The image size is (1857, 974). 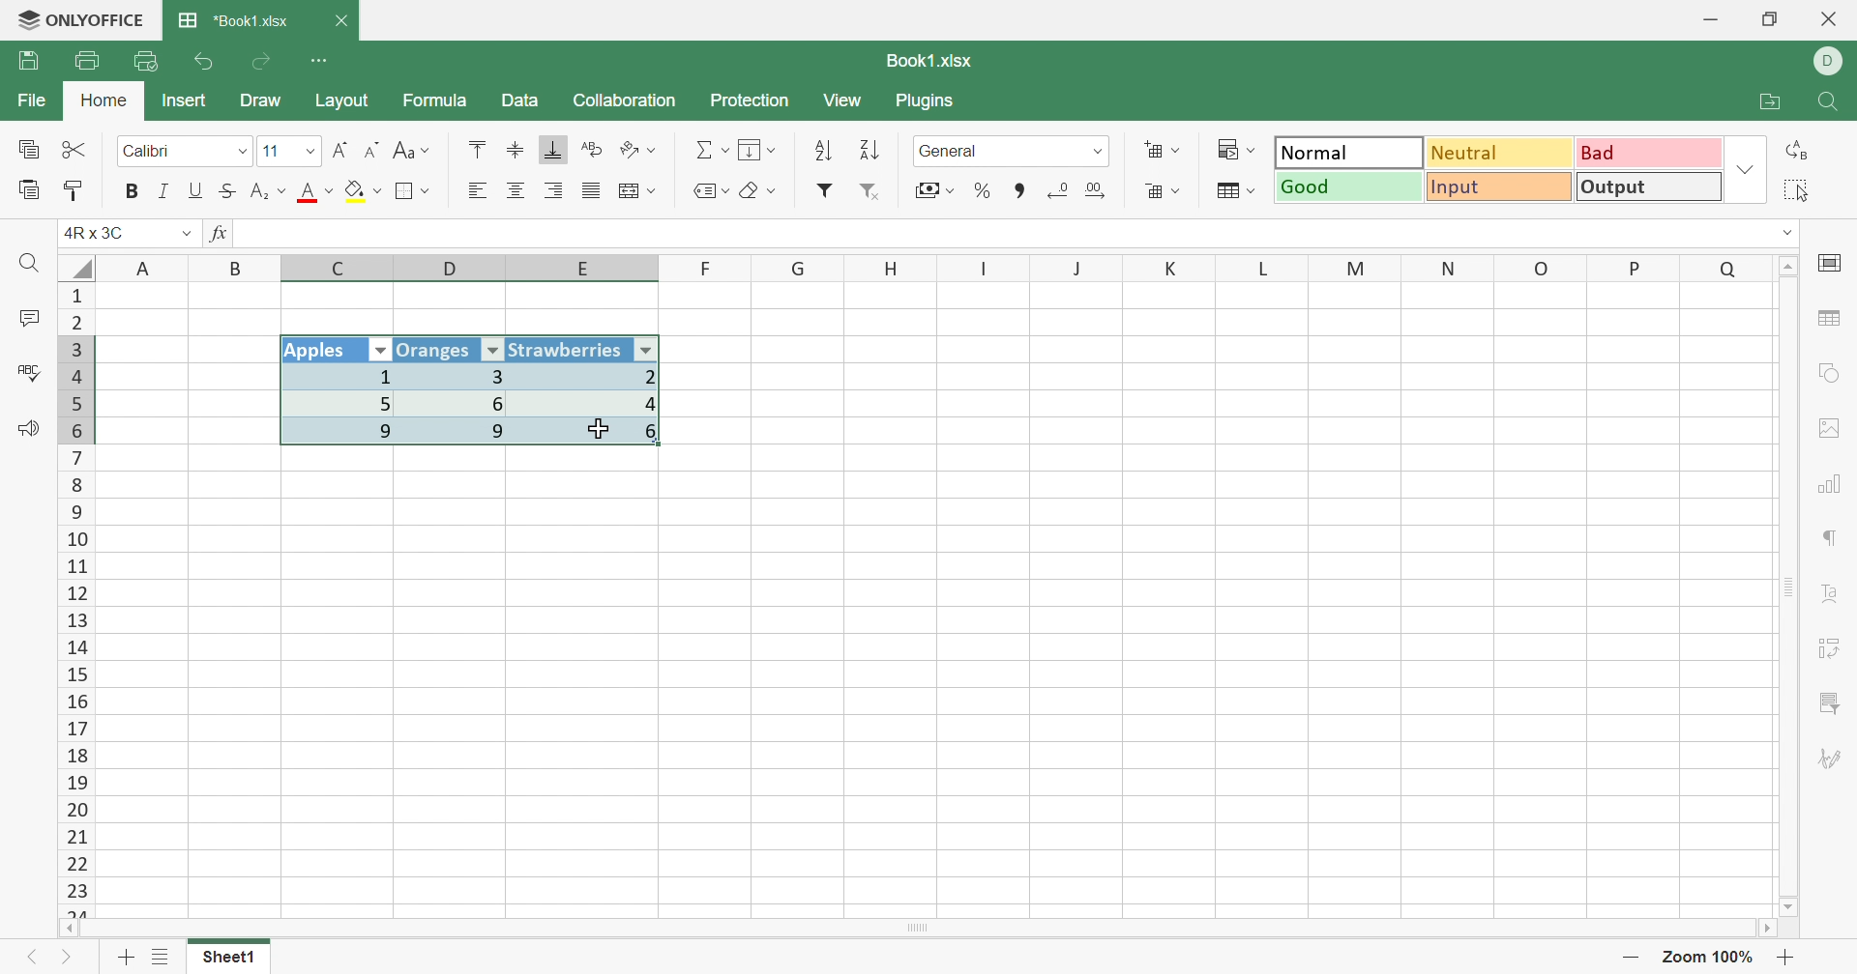 What do you see at coordinates (1802, 150) in the screenshot?
I see `Replace` at bounding box center [1802, 150].